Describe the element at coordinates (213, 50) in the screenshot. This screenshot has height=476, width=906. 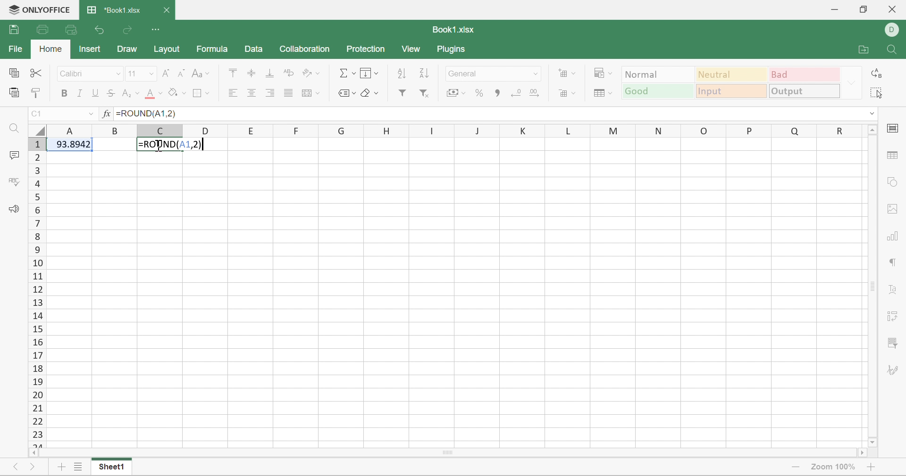
I see `Formula` at that location.